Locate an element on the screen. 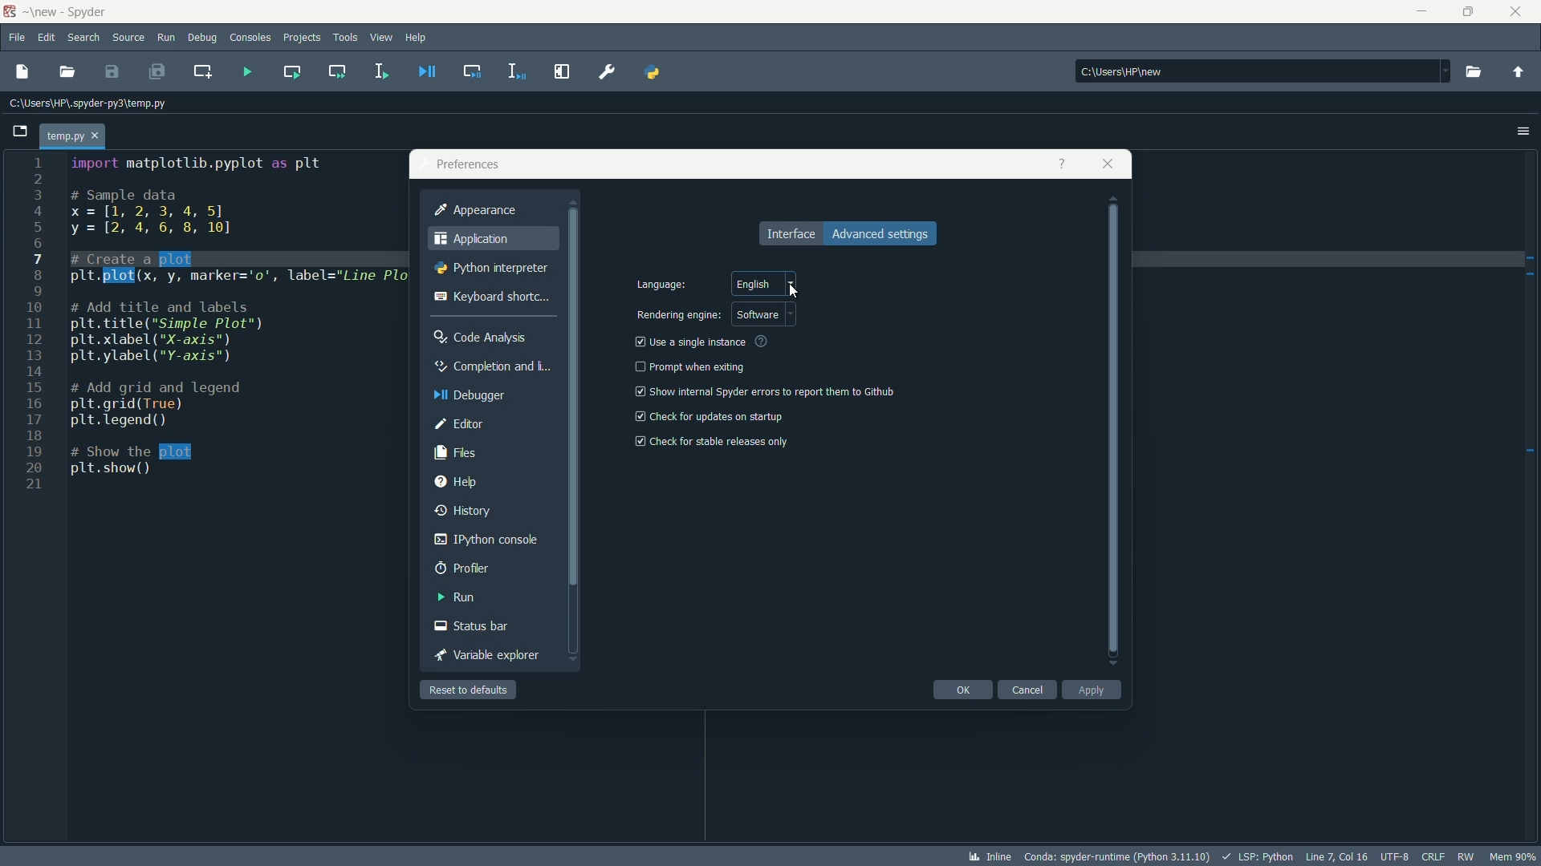  editor is located at coordinates (461, 425).